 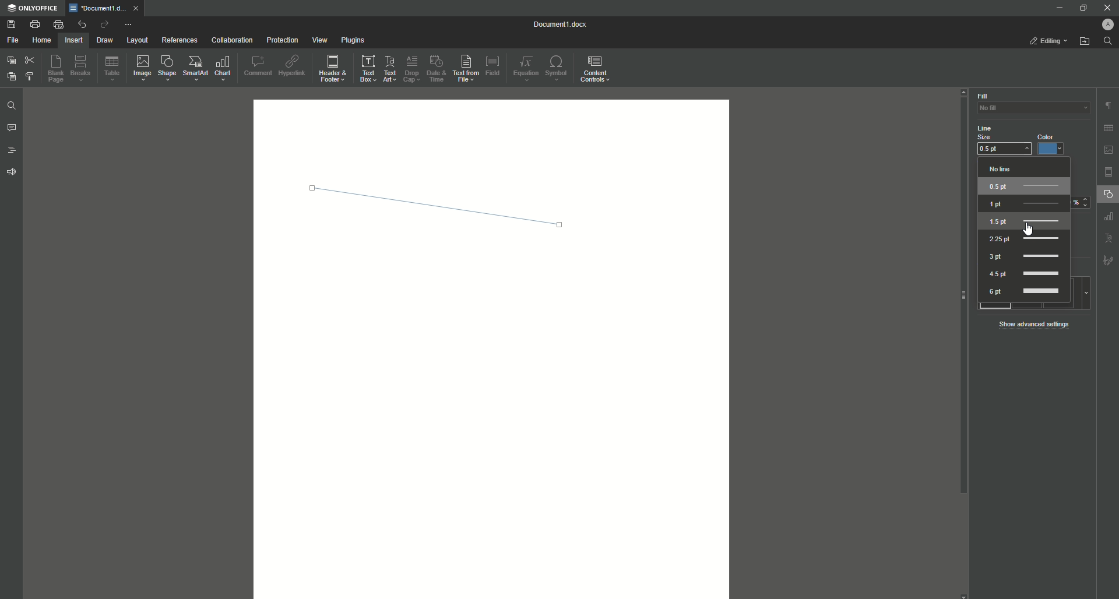 I want to click on Comment, so click(x=258, y=65).